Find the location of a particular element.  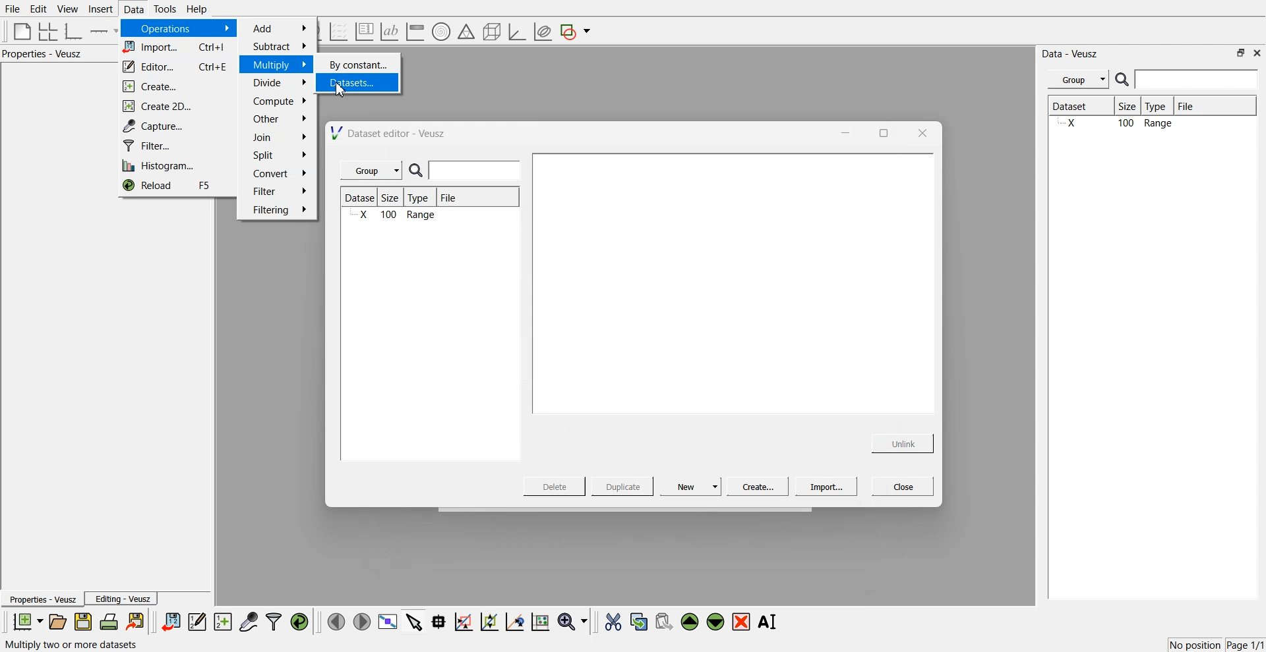

open is located at coordinates (57, 622).